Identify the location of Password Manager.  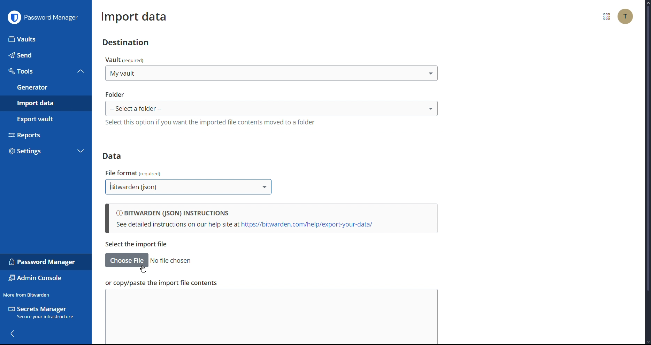
(43, 17).